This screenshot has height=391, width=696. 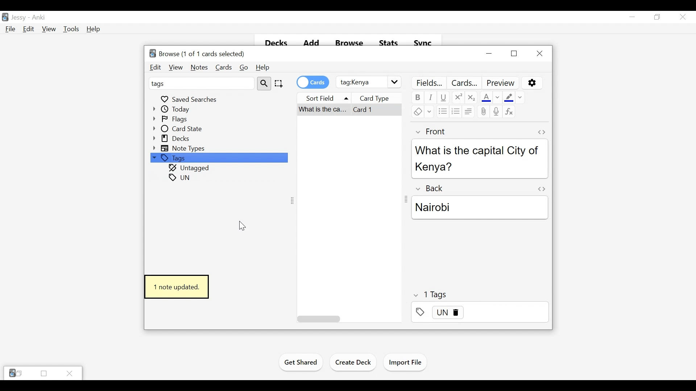 I want to click on Text Higlight Color, so click(x=509, y=97).